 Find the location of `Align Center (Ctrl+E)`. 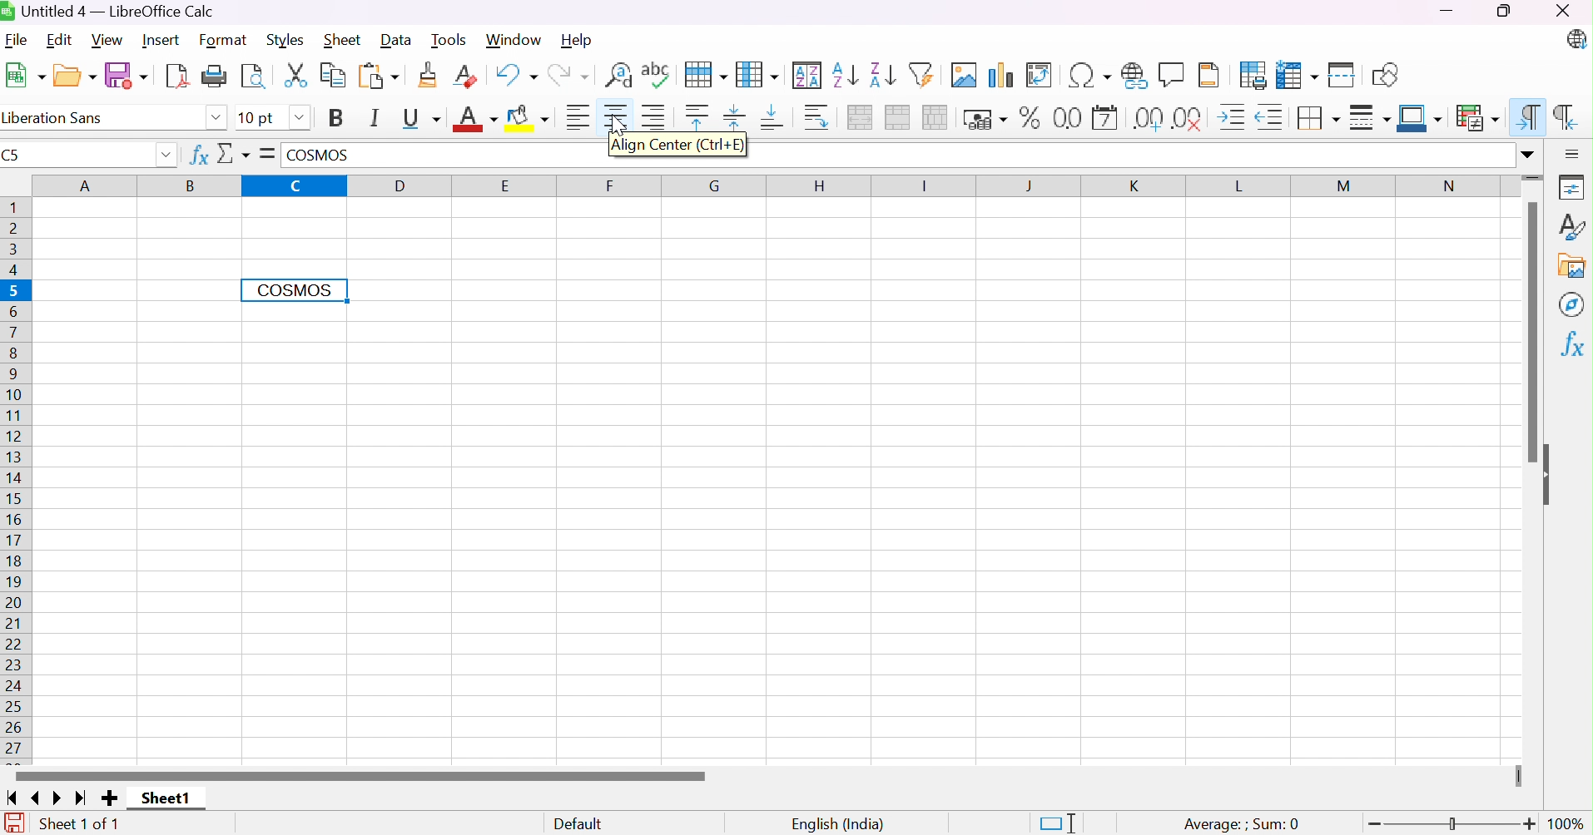

Align Center (Ctrl+E) is located at coordinates (677, 146).